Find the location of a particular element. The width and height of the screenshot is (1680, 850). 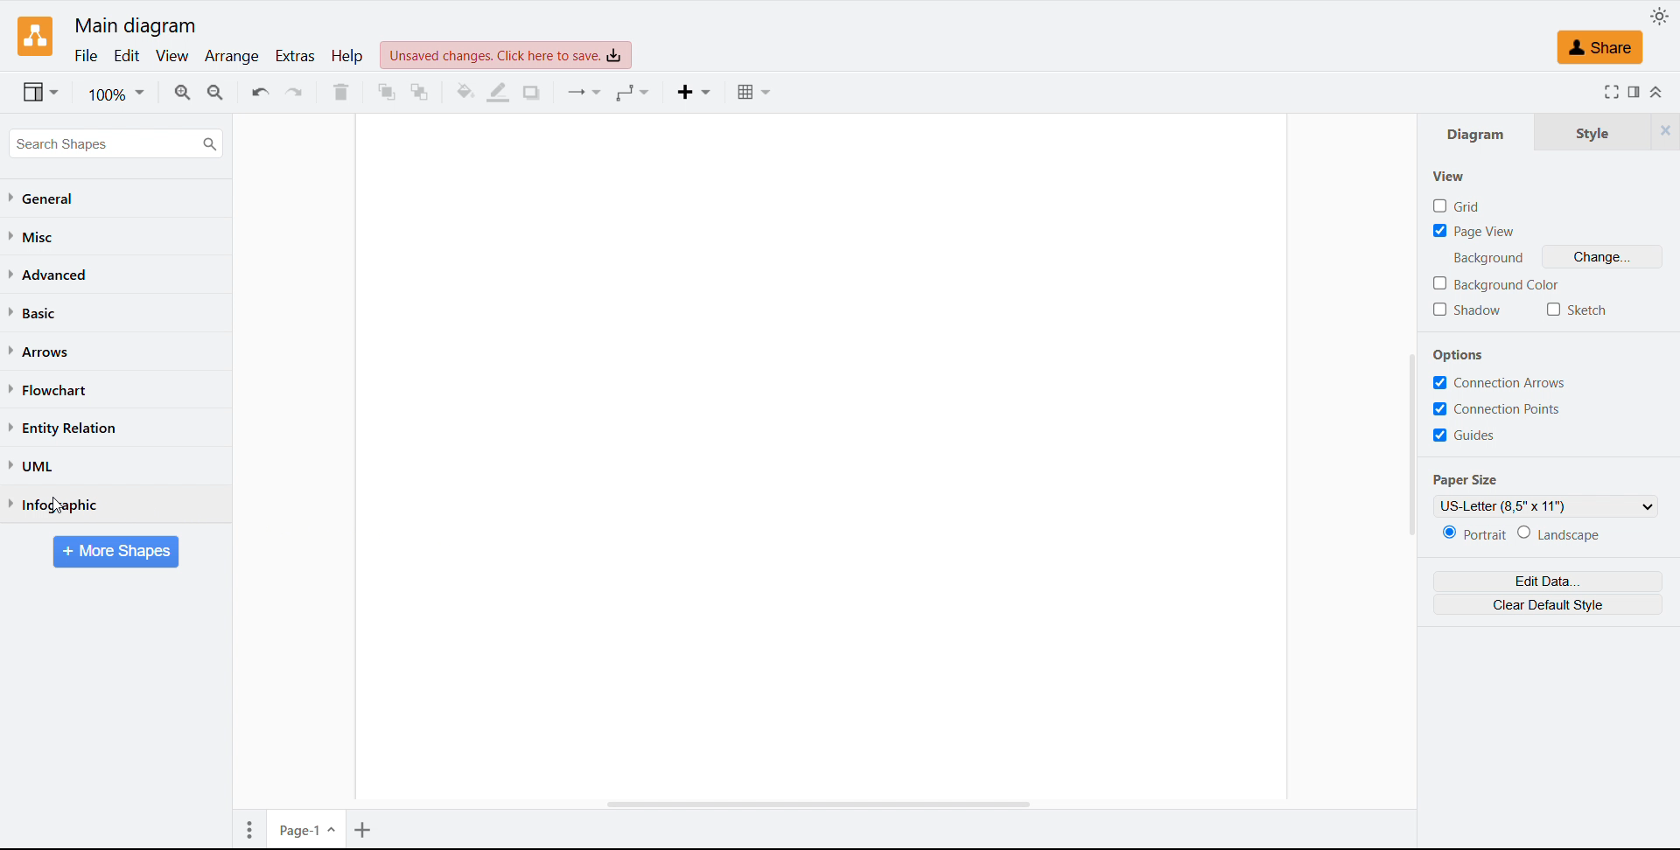

background is located at coordinates (1489, 257).